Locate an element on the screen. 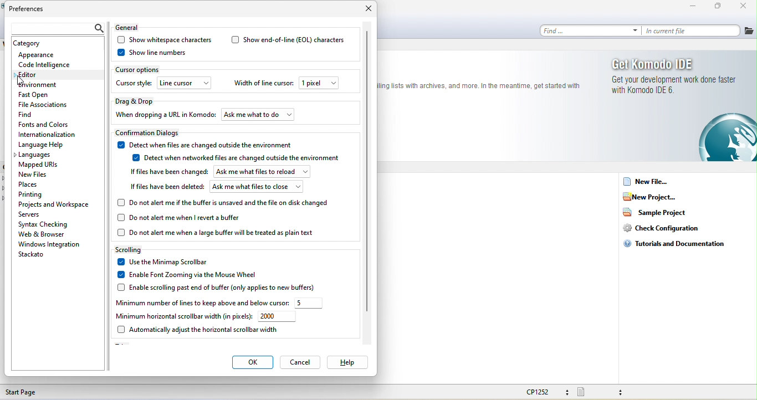 The image size is (757, 400). ok is located at coordinates (252, 363).